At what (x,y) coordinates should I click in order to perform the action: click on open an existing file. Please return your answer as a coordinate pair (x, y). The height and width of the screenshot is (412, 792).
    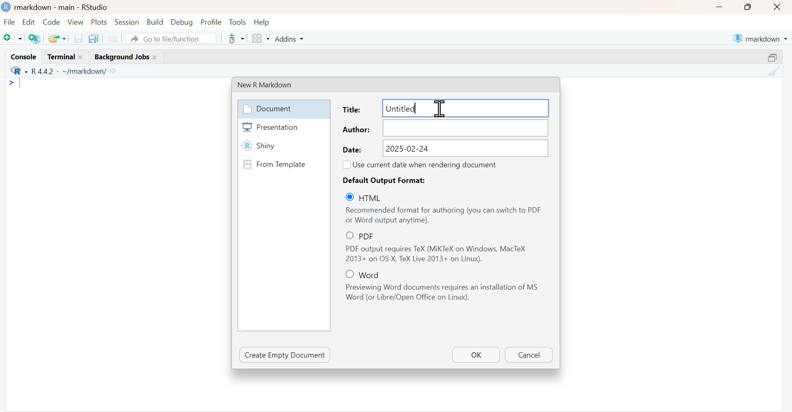
    Looking at the image, I should click on (57, 38).